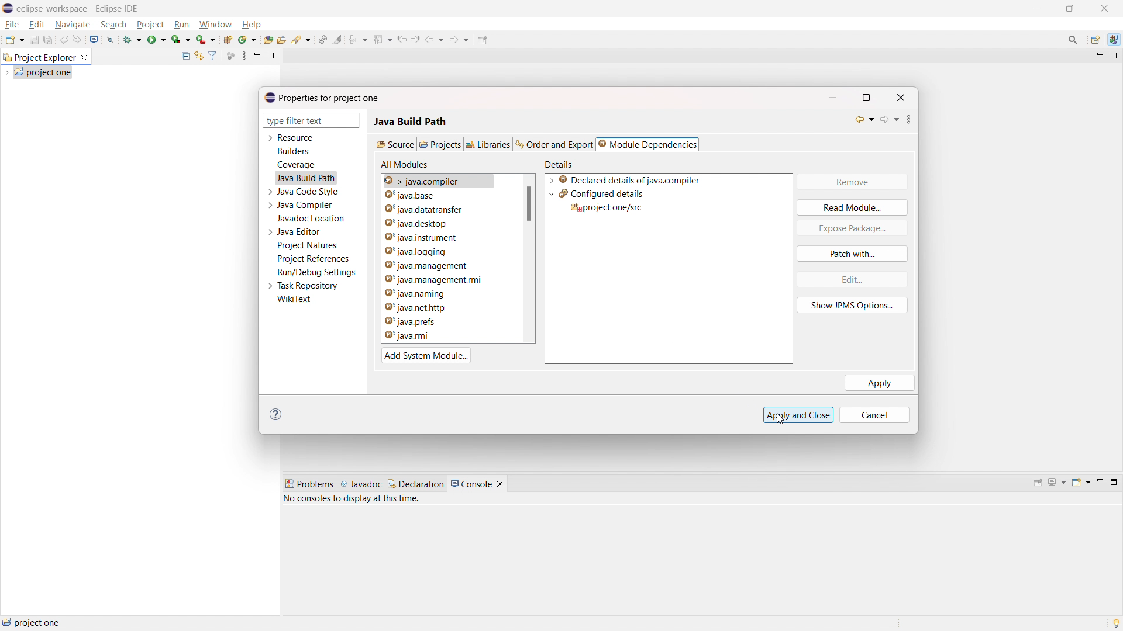  What do you see at coordinates (382, 39) in the screenshot?
I see `previous annotation` at bounding box center [382, 39].